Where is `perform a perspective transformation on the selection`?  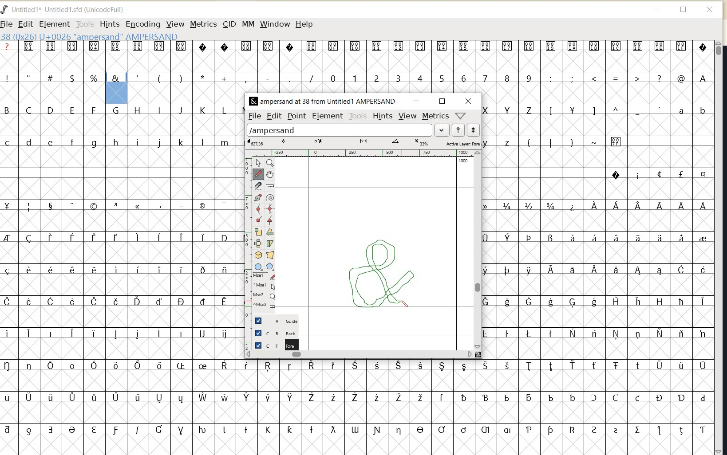 perform a perspective transformation on the selection is located at coordinates (269, 255).